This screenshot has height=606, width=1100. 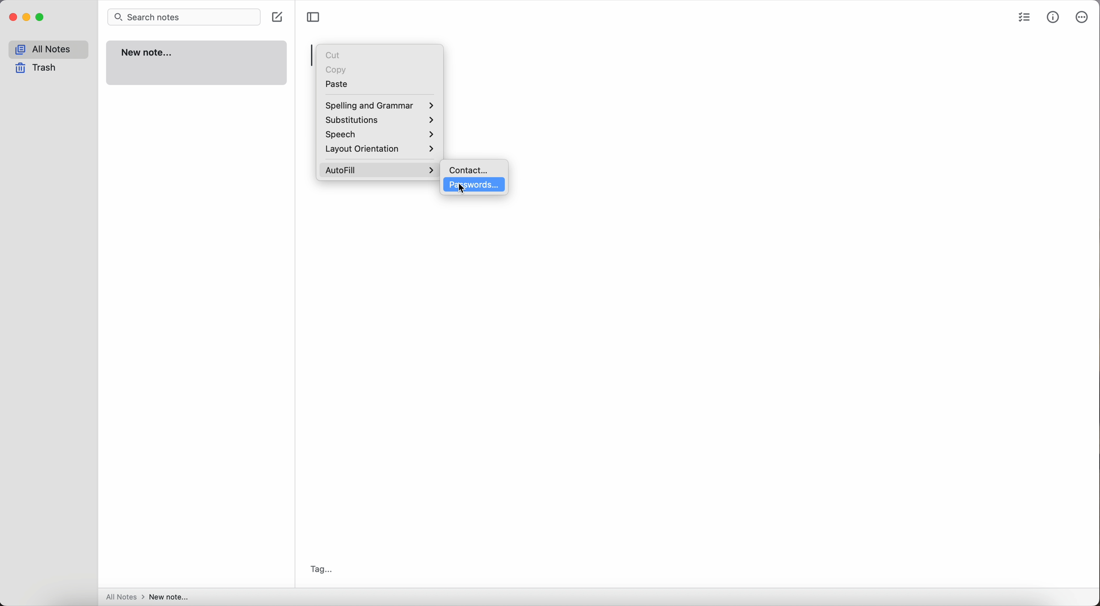 I want to click on check list, so click(x=1024, y=18).